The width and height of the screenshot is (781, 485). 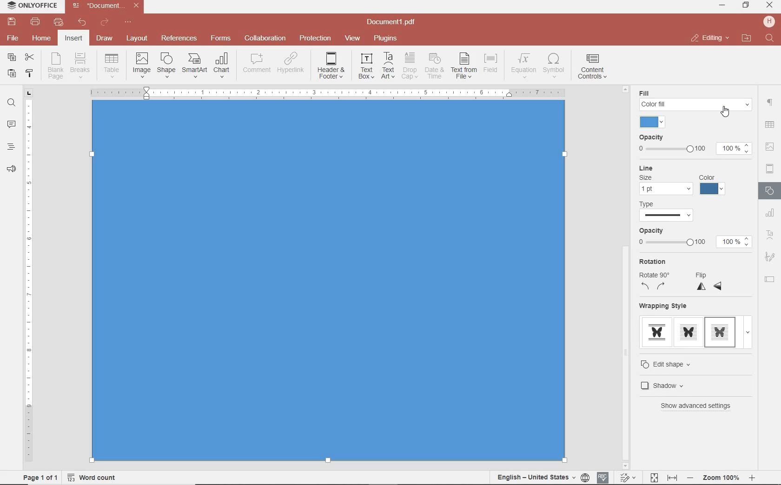 What do you see at coordinates (82, 22) in the screenshot?
I see `undo` at bounding box center [82, 22].